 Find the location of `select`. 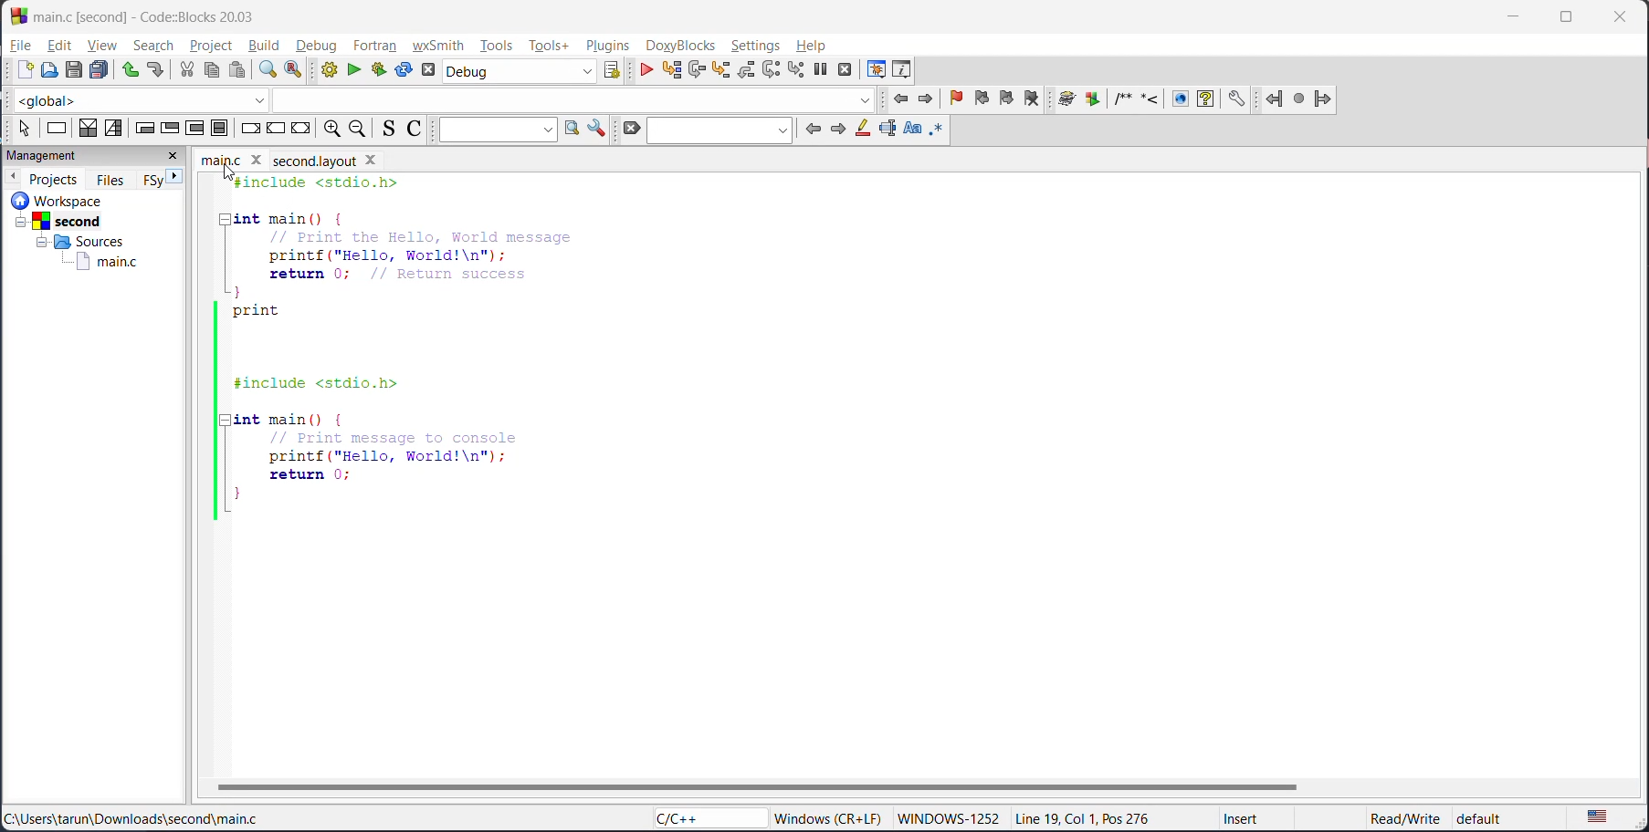

select is located at coordinates (22, 129).